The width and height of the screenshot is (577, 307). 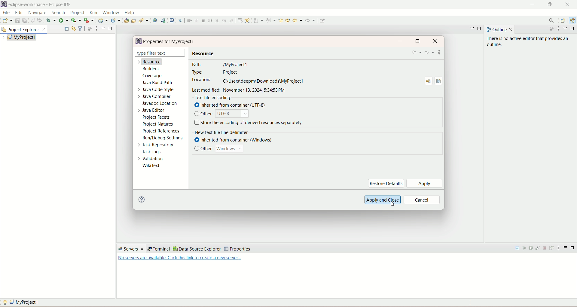 What do you see at coordinates (207, 114) in the screenshot?
I see `other` at bounding box center [207, 114].